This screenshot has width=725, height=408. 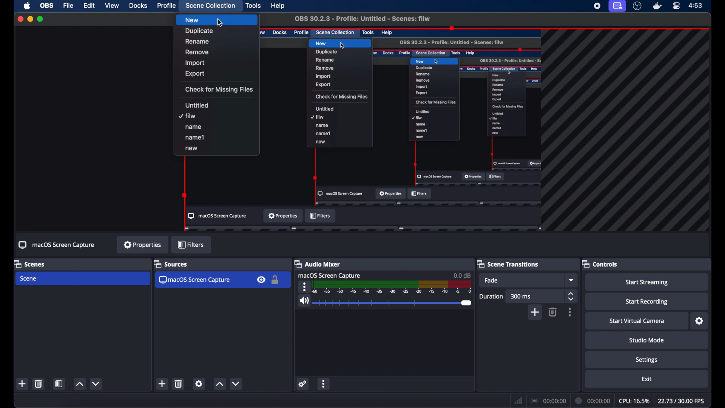 I want to click on 0.00 db, so click(x=461, y=274).